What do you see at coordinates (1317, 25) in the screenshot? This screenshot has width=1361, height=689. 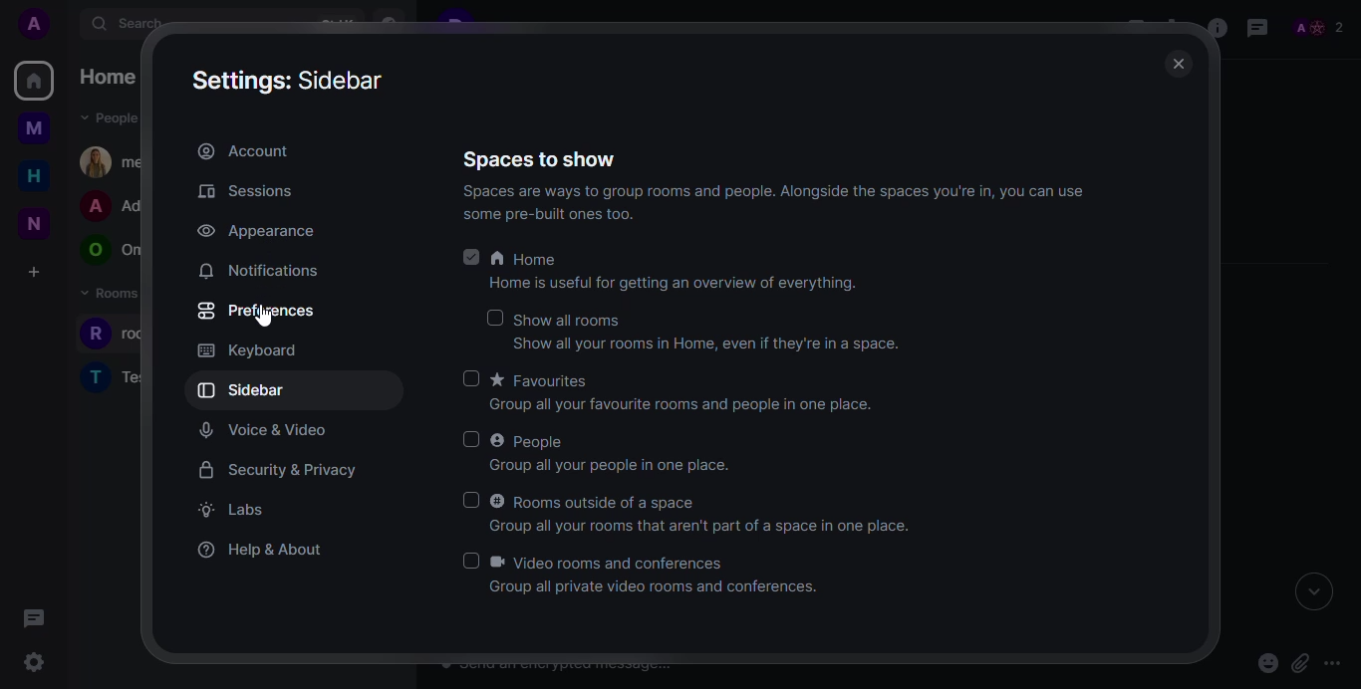 I see `people` at bounding box center [1317, 25].